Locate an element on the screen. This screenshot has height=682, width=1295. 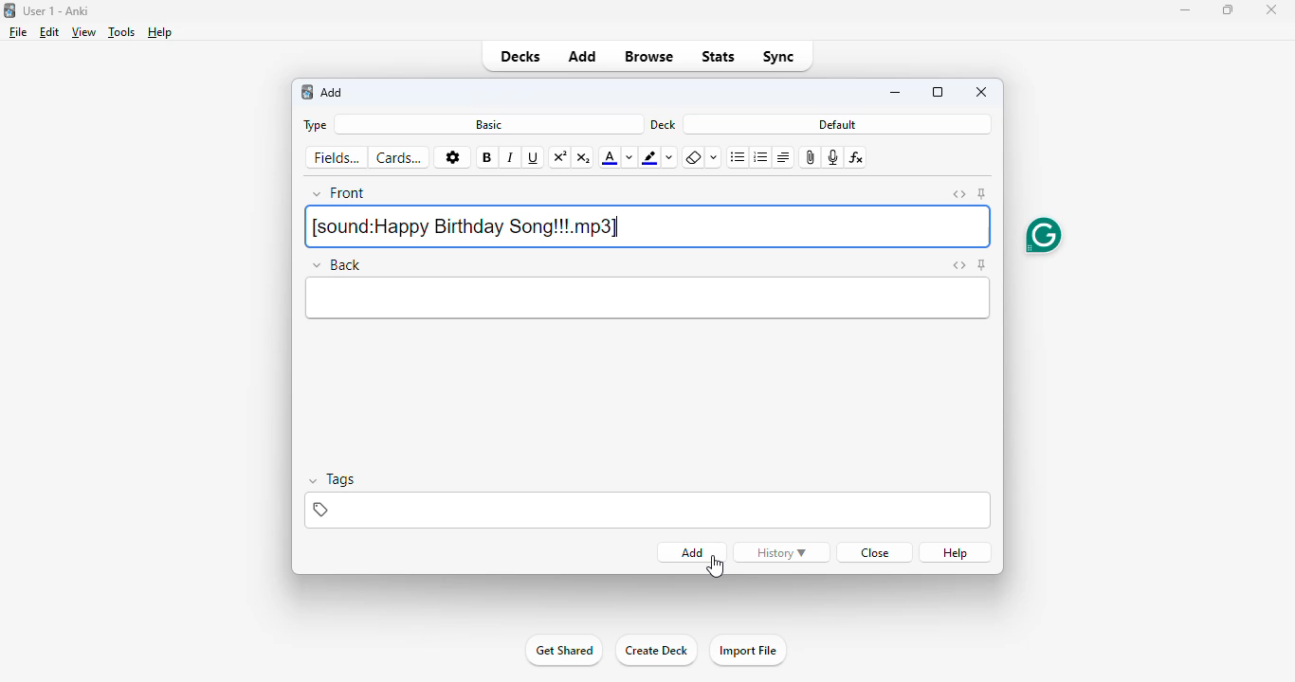
[sound: Happy Birthday Song!!!.mp3] is located at coordinates (648, 227).